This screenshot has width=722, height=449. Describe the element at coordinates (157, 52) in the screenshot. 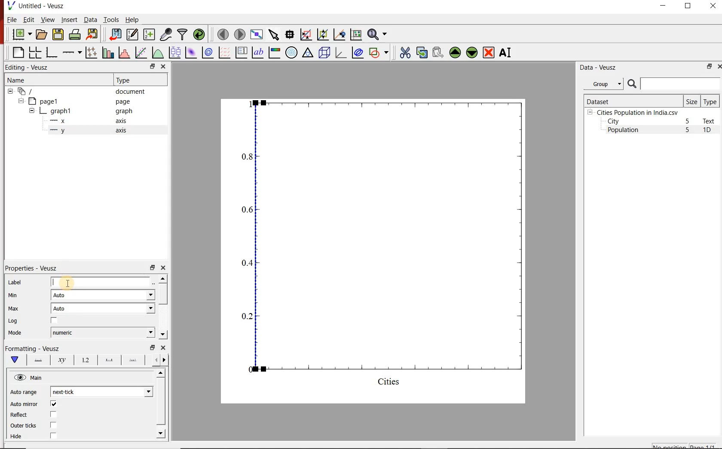

I see `plot a function` at that location.